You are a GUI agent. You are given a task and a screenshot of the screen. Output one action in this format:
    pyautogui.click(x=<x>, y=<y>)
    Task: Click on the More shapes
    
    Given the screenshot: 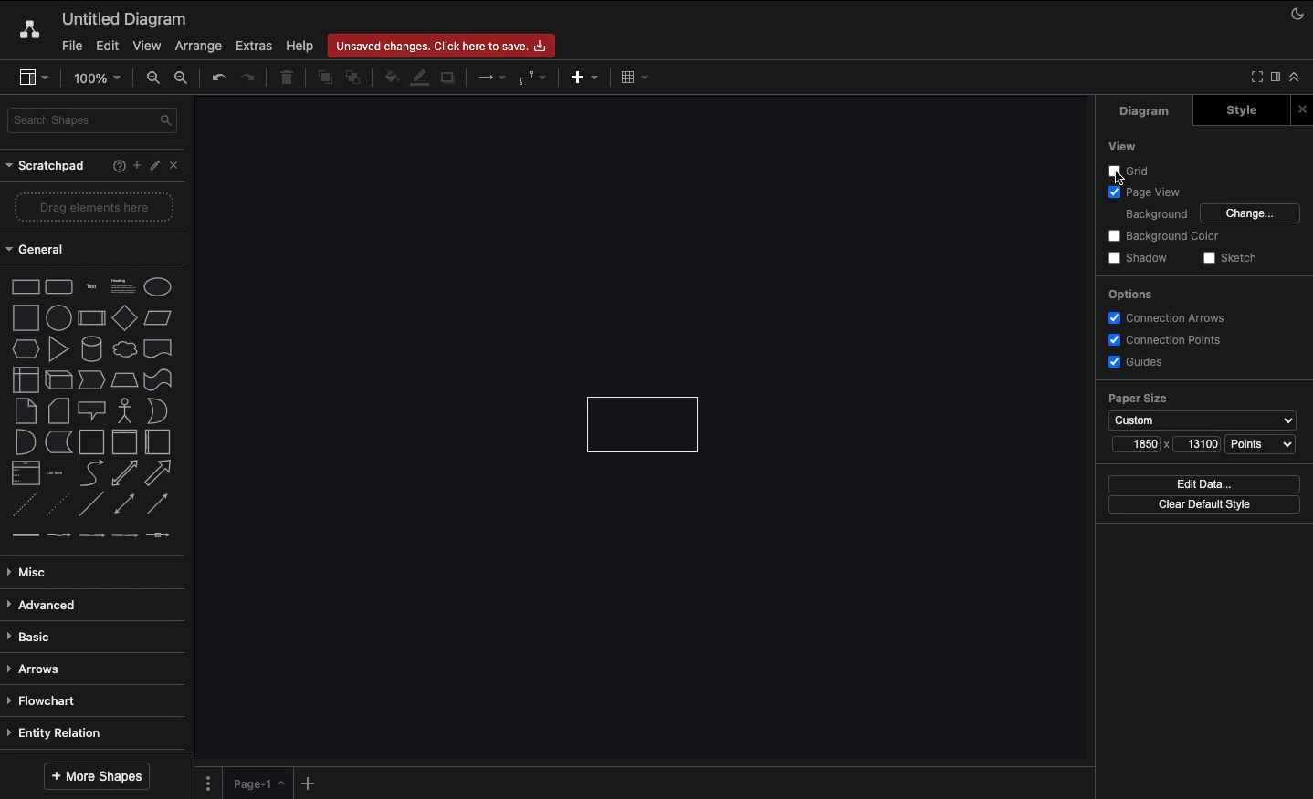 What is the action you would take?
    pyautogui.click(x=97, y=776)
    